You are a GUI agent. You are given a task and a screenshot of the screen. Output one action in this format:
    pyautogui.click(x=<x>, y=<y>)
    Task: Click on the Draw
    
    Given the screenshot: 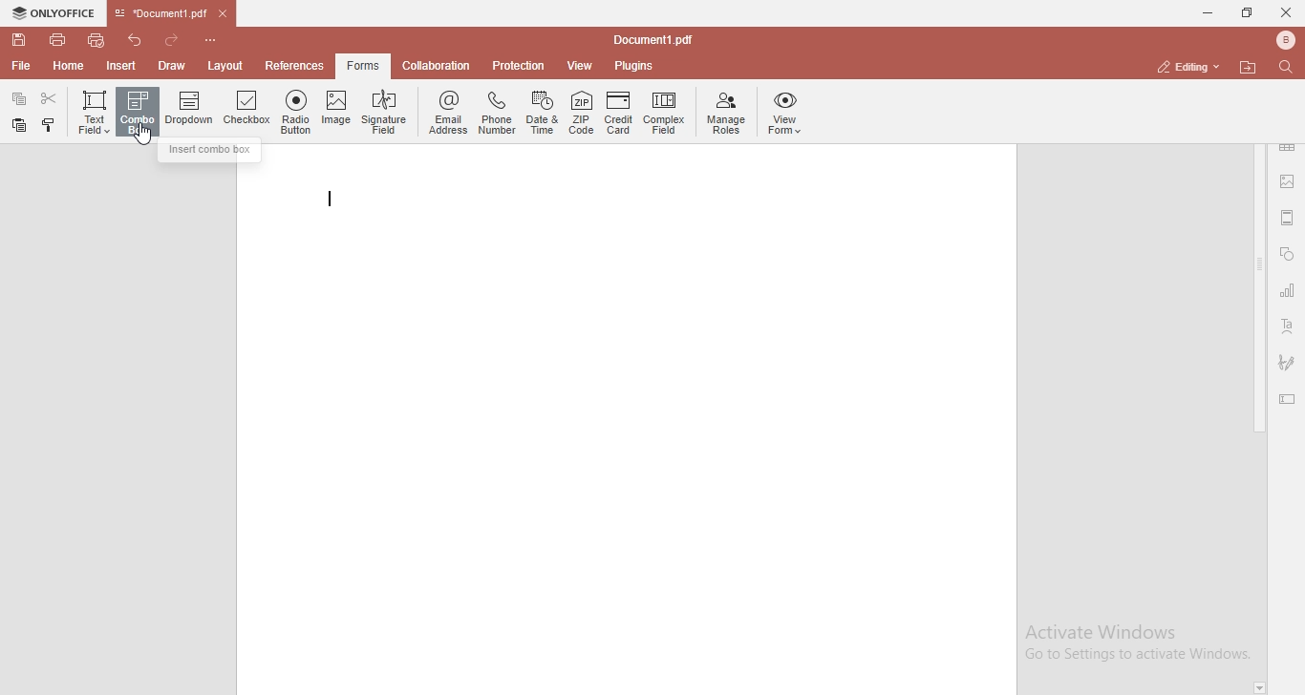 What is the action you would take?
    pyautogui.click(x=176, y=65)
    